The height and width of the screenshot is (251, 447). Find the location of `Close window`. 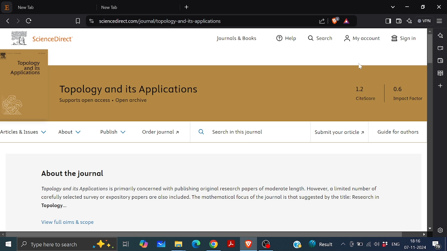

Close window is located at coordinates (439, 7).